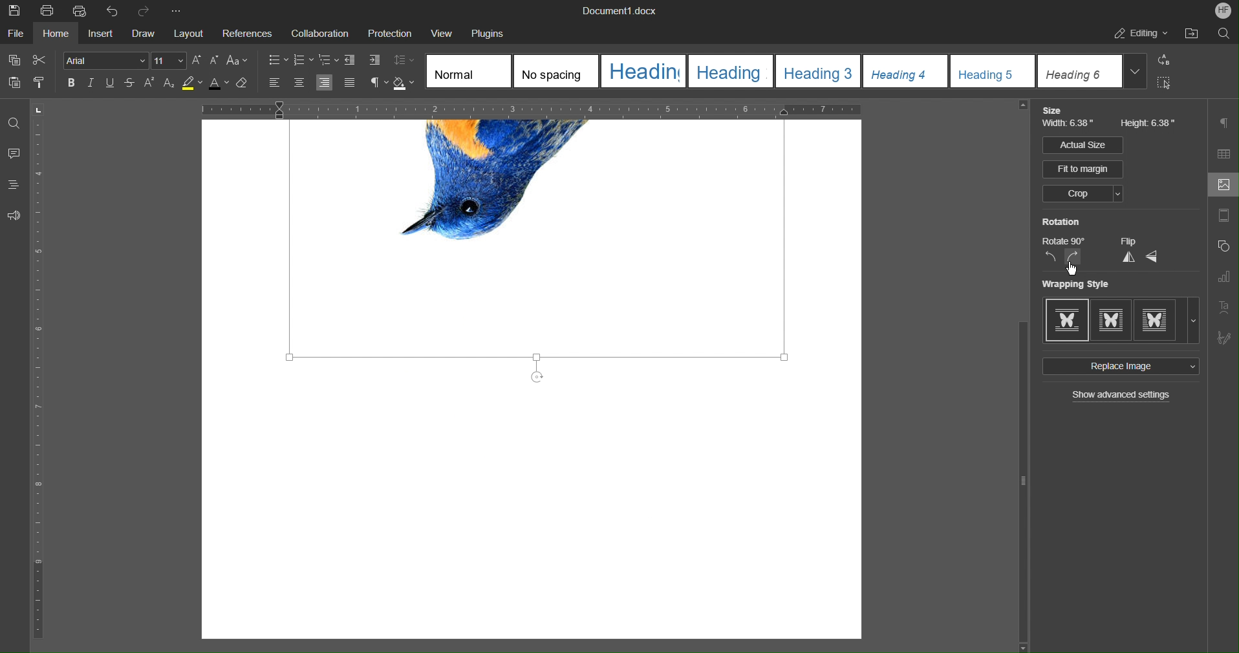 Image resolution: width=1239 pixels, height=653 pixels. I want to click on Headings, so click(14, 185).